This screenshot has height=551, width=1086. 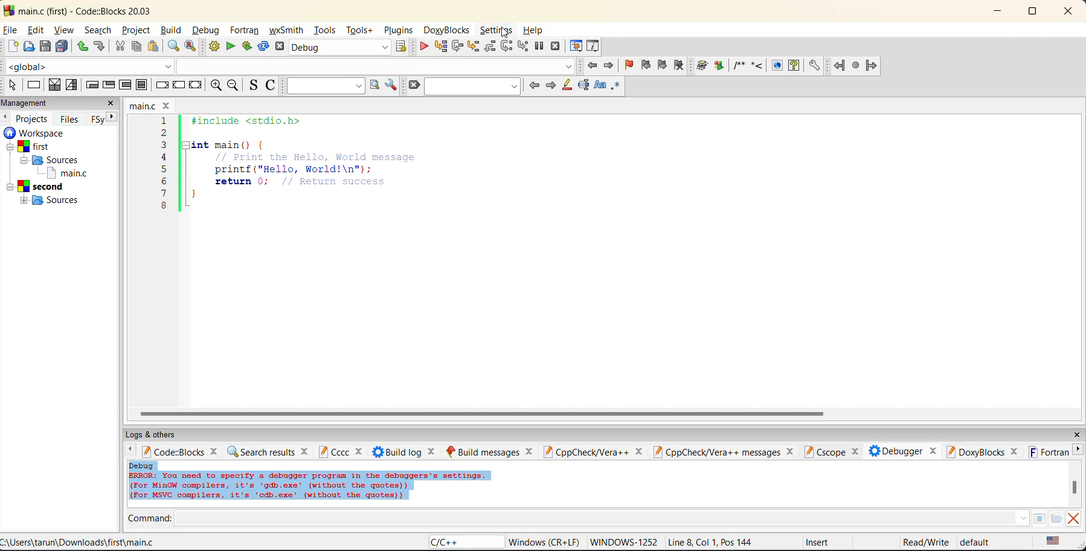 What do you see at coordinates (152, 105) in the screenshot?
I see `main.c` at bounding box center [152, 105].